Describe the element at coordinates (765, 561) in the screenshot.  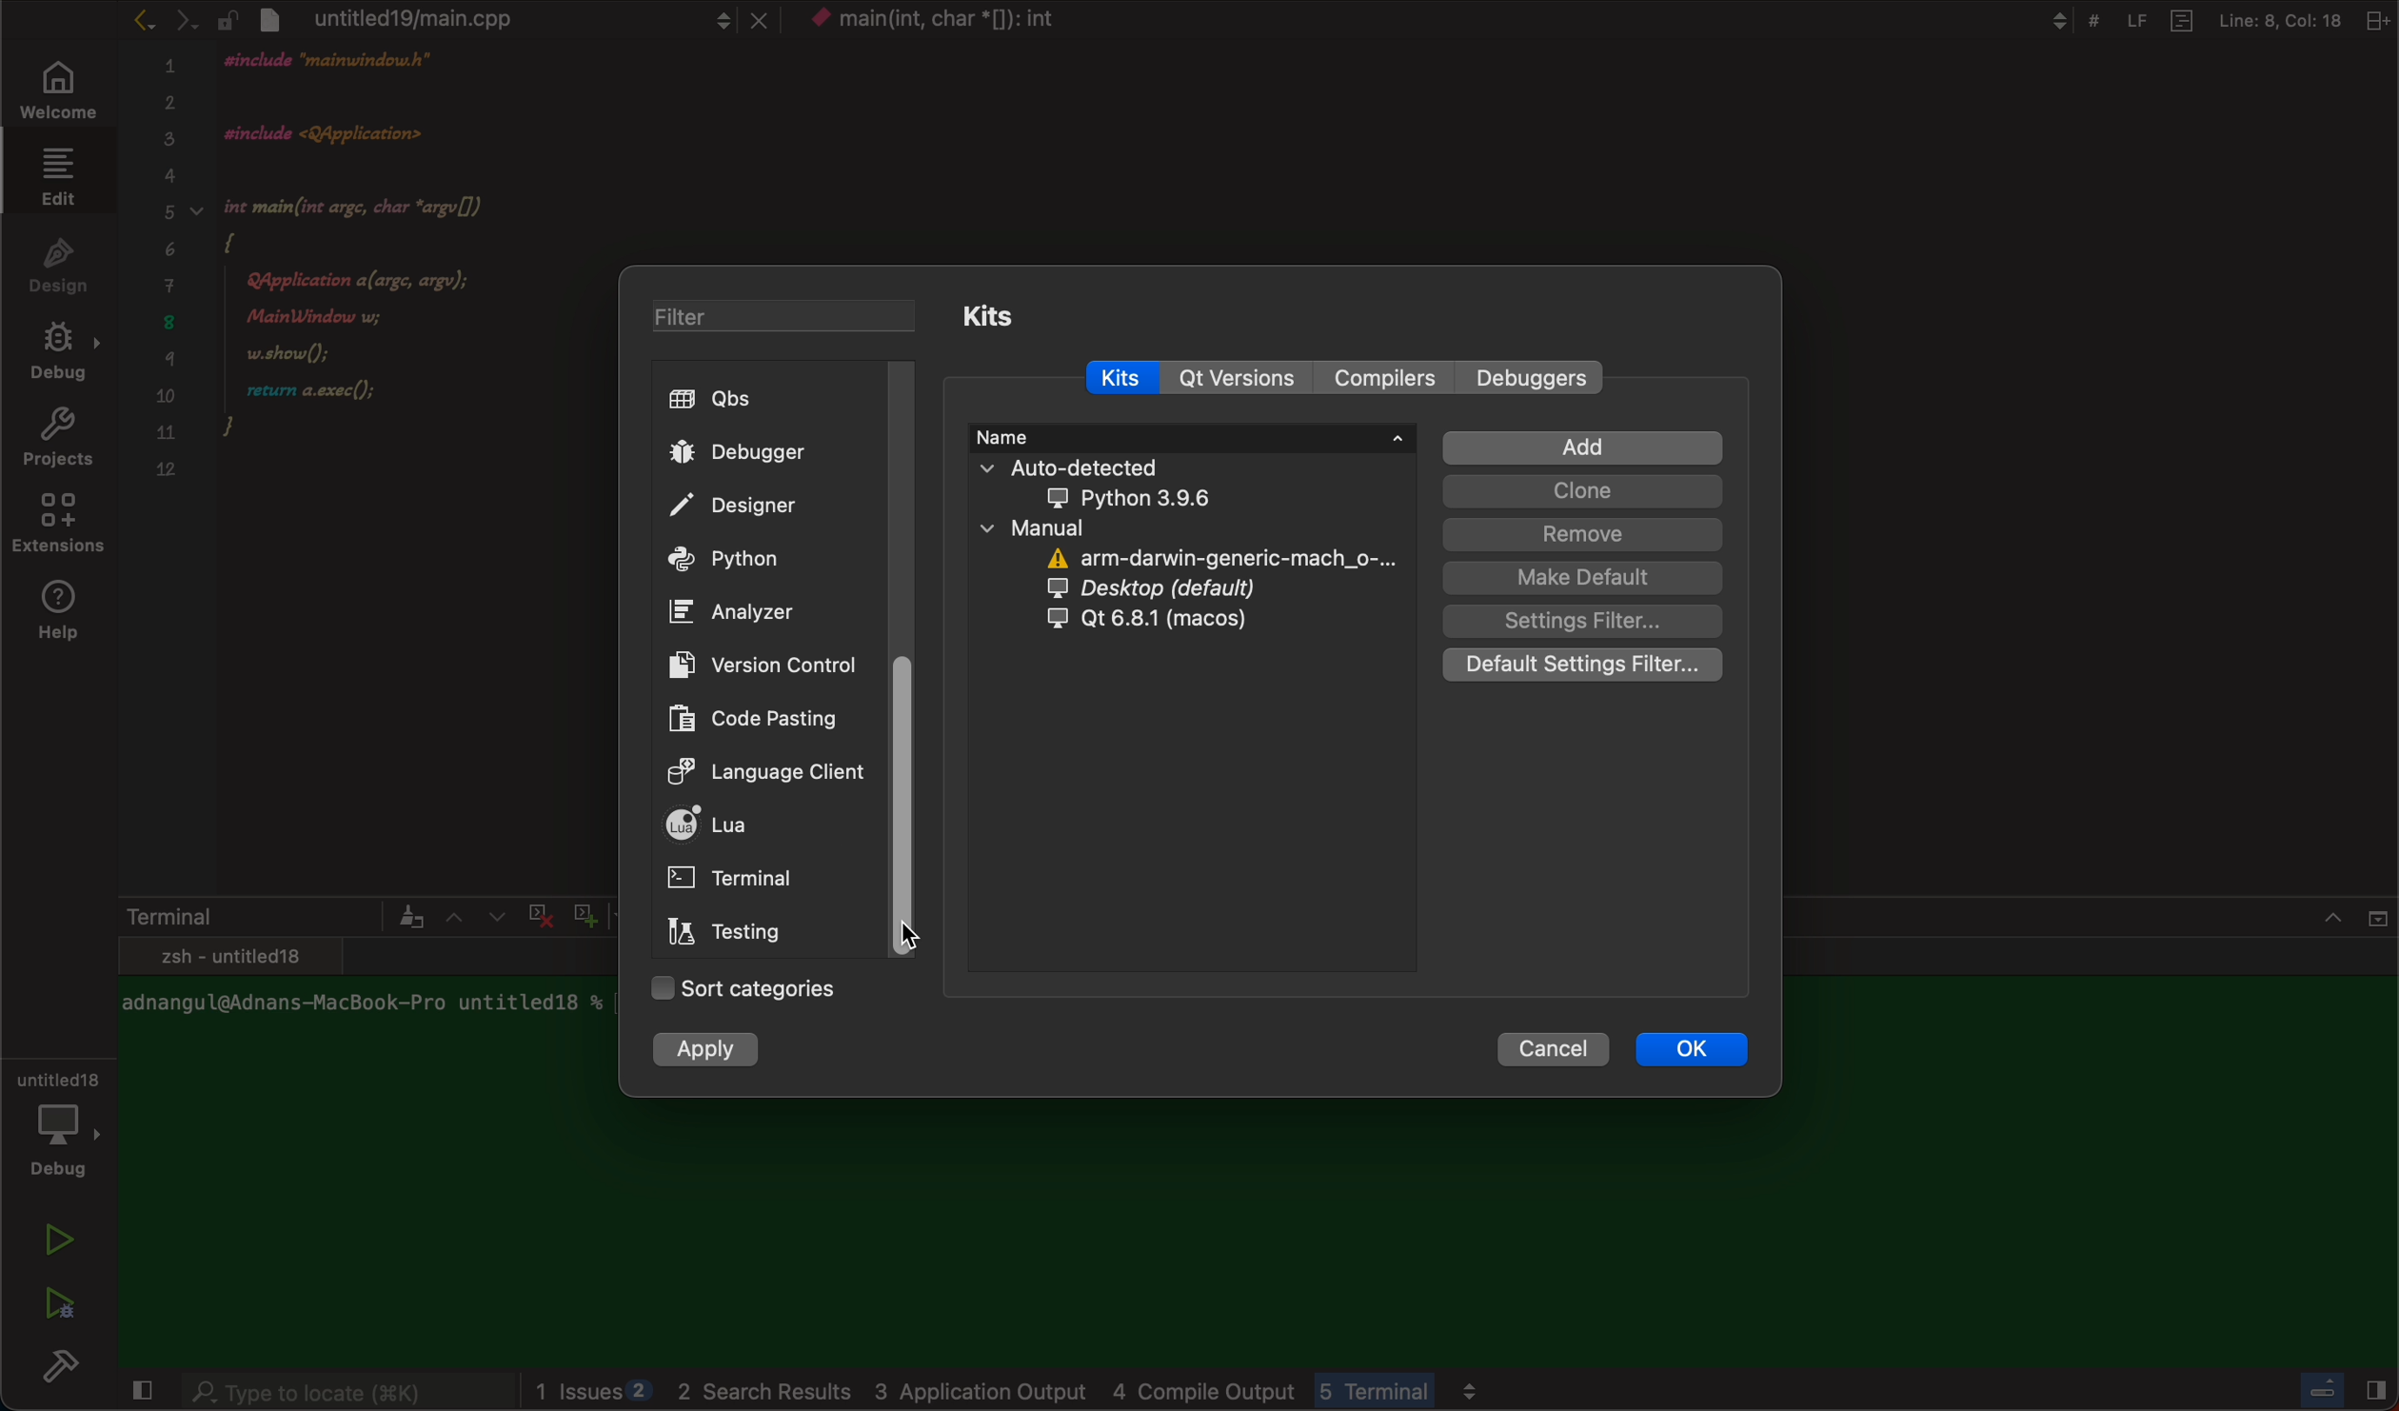
I see `python` at that location.